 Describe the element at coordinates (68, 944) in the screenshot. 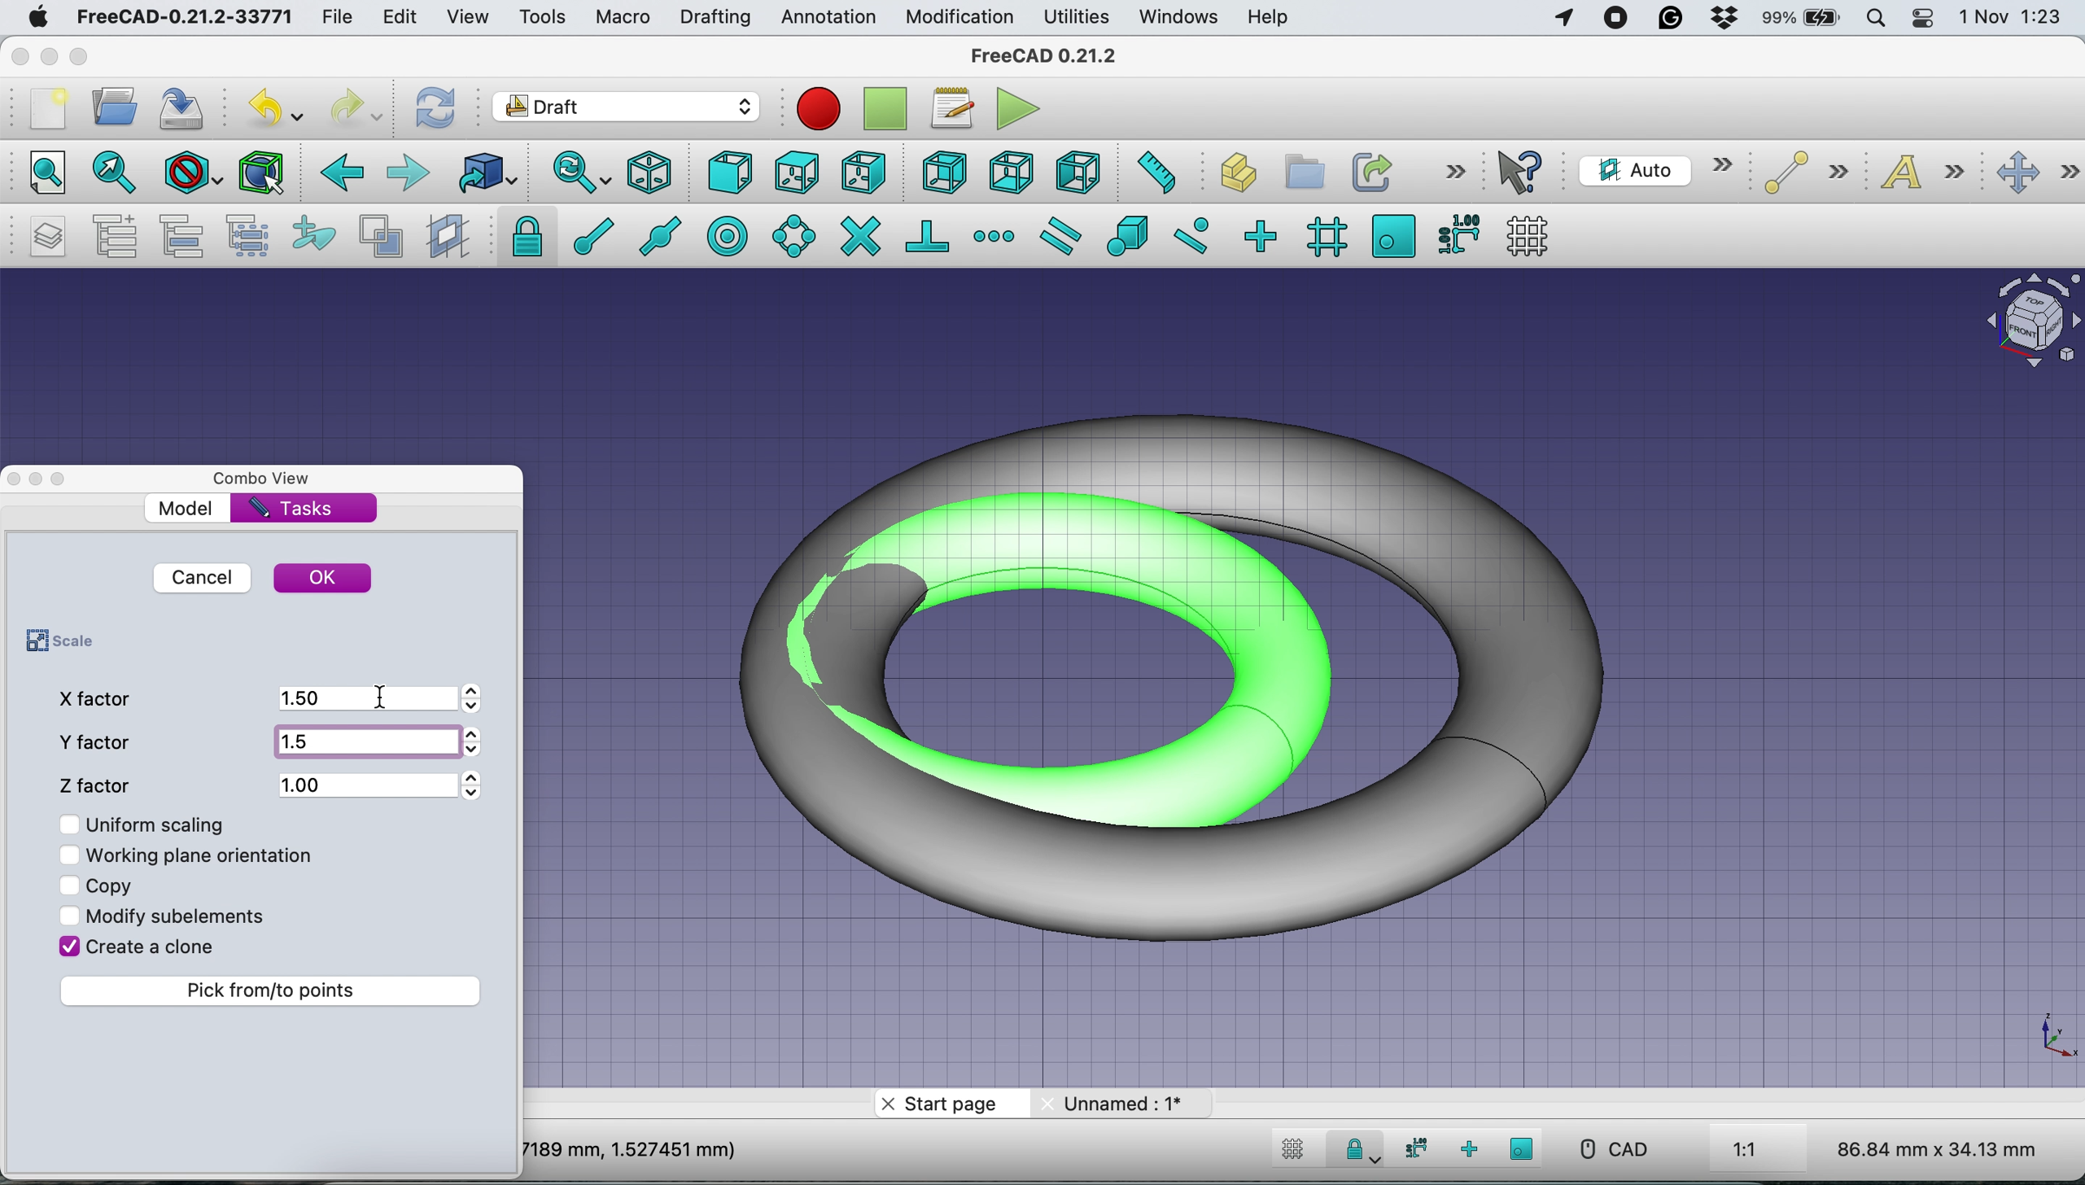

I see `Checkbox` at that location.